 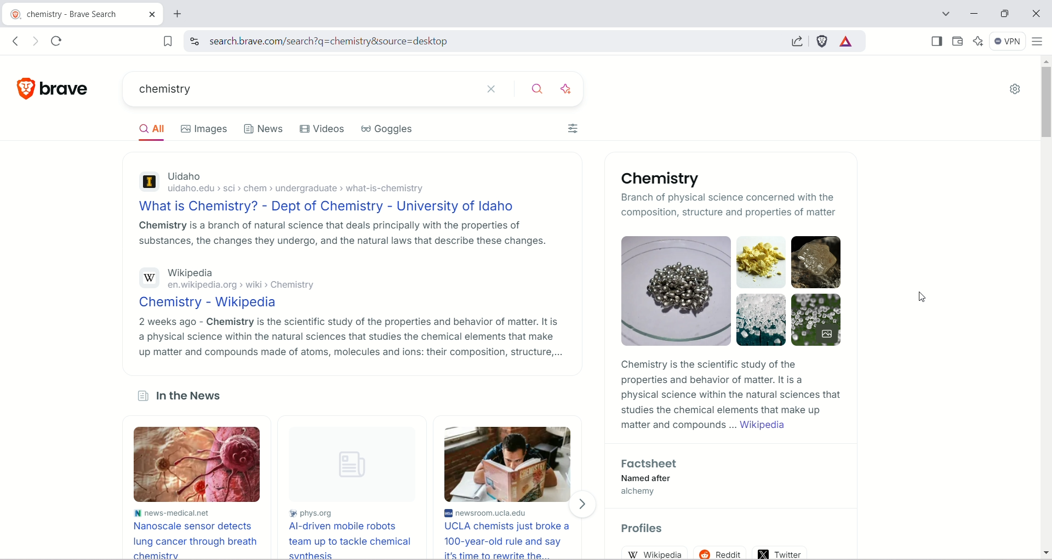 I want to click on All, so click(x=148, y=129).